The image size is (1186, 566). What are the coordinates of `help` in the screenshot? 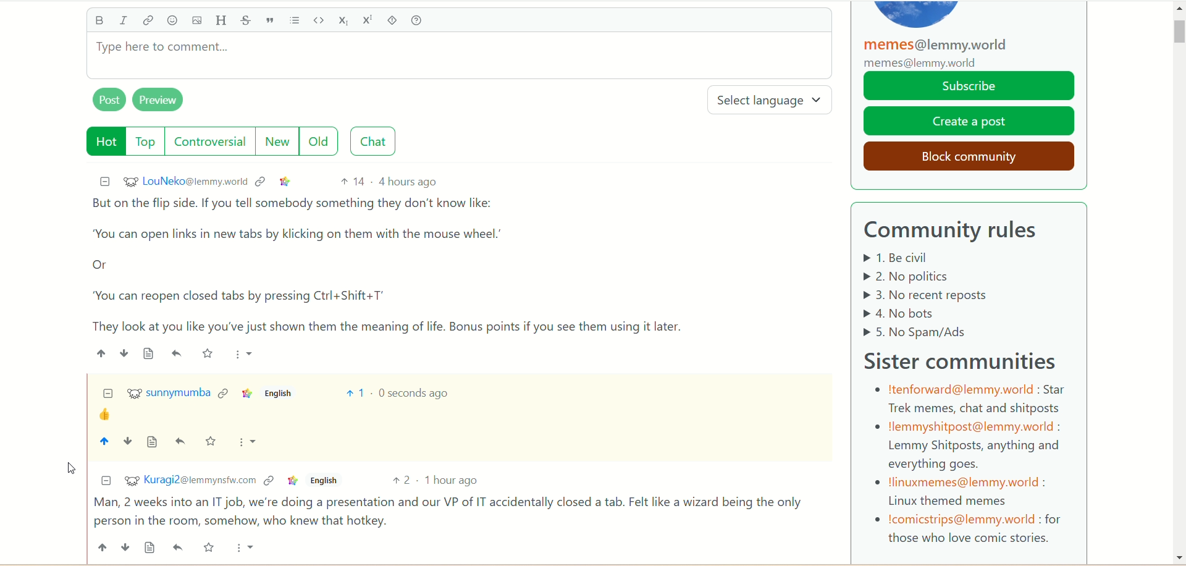 It's located at (424, 21).